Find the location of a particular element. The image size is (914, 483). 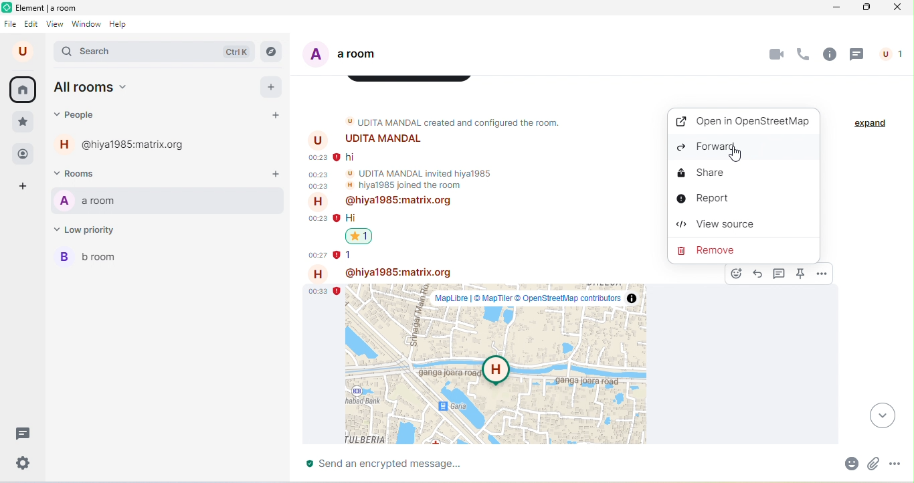

favorite is located at coordinates (22, 122).